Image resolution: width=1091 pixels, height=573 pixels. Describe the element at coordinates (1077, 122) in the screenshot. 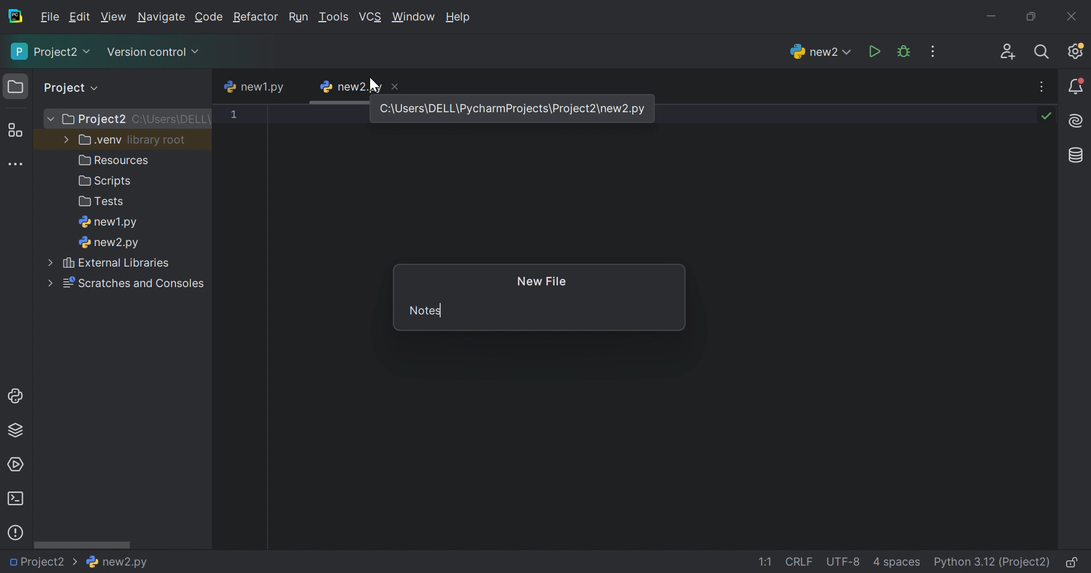

I see `AI Assistant` at that location.